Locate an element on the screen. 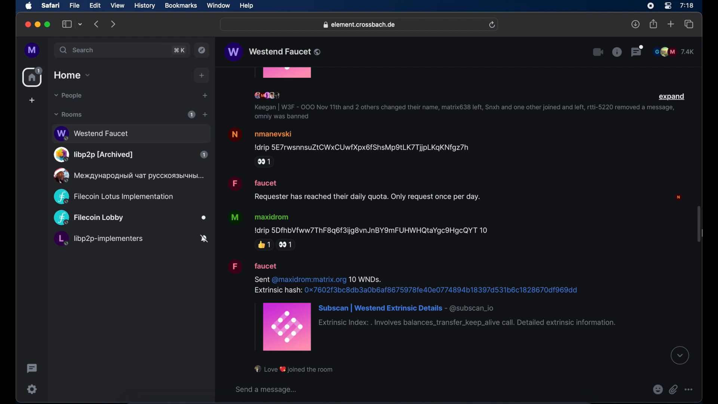 The width and height of the screenshot is (718, 404). tab group picker is located at coordinates (80, 24).